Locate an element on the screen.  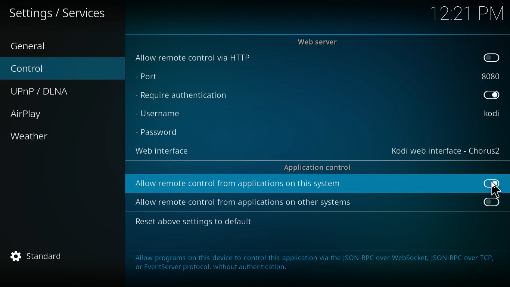
upnp / dlna is located at coordinates (60, 92).